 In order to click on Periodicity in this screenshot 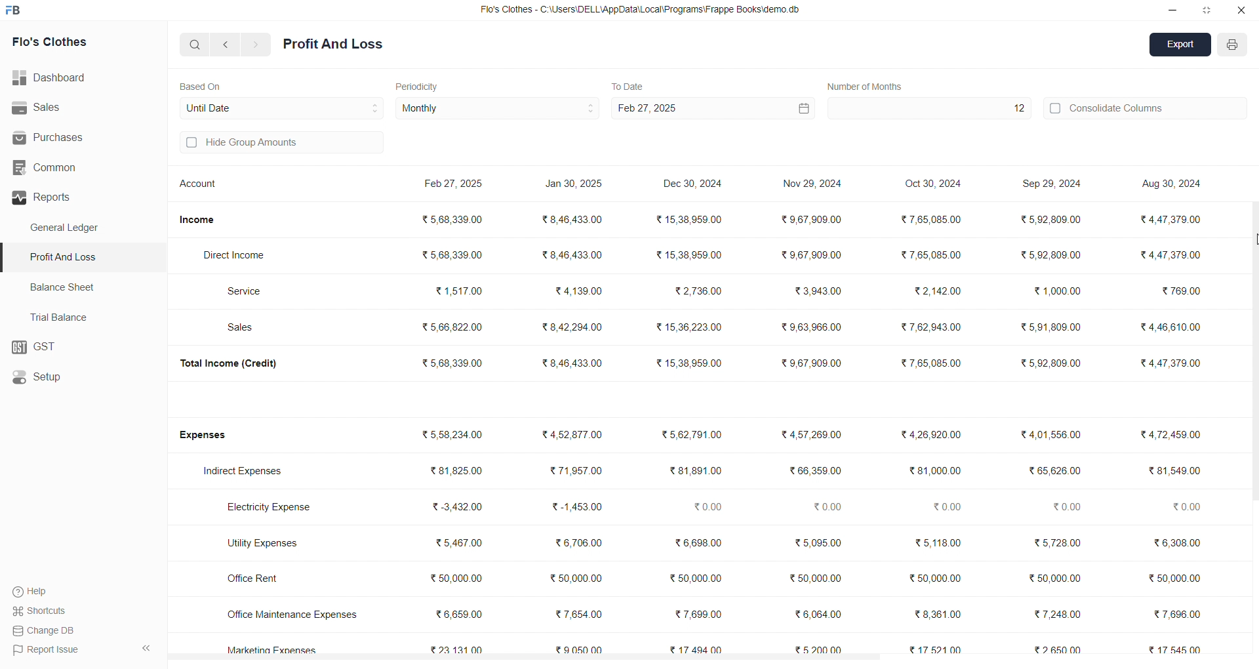, I will do `click(420, 85)`.